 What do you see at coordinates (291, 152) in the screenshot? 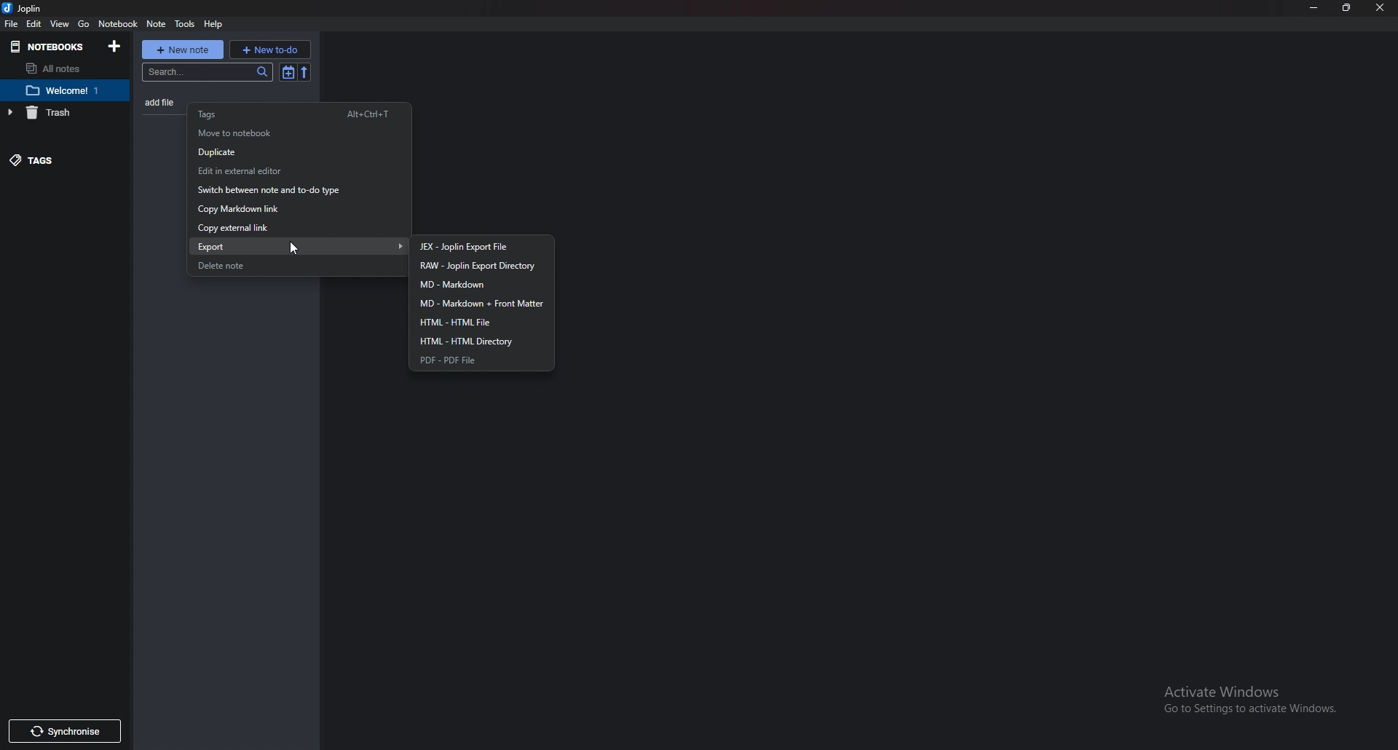
I see `Duplicate` at bounding box center [291, 152].